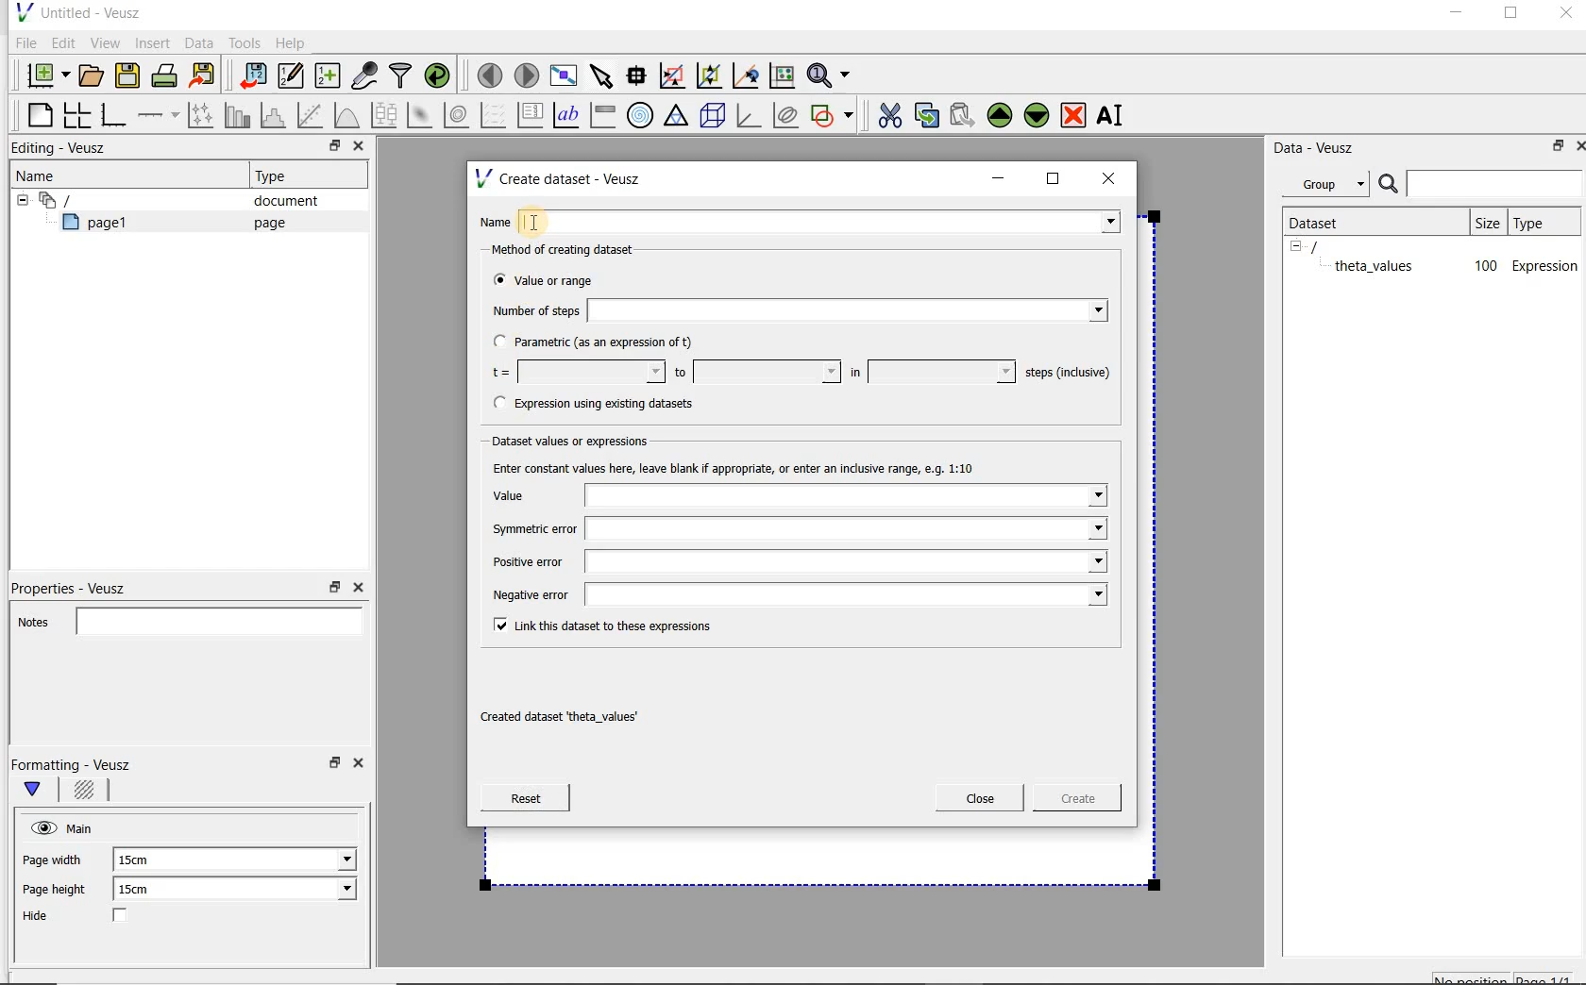  Describe the element at coordinates (18, 198) in the screenshot. I see `hide sub menu` at that location.